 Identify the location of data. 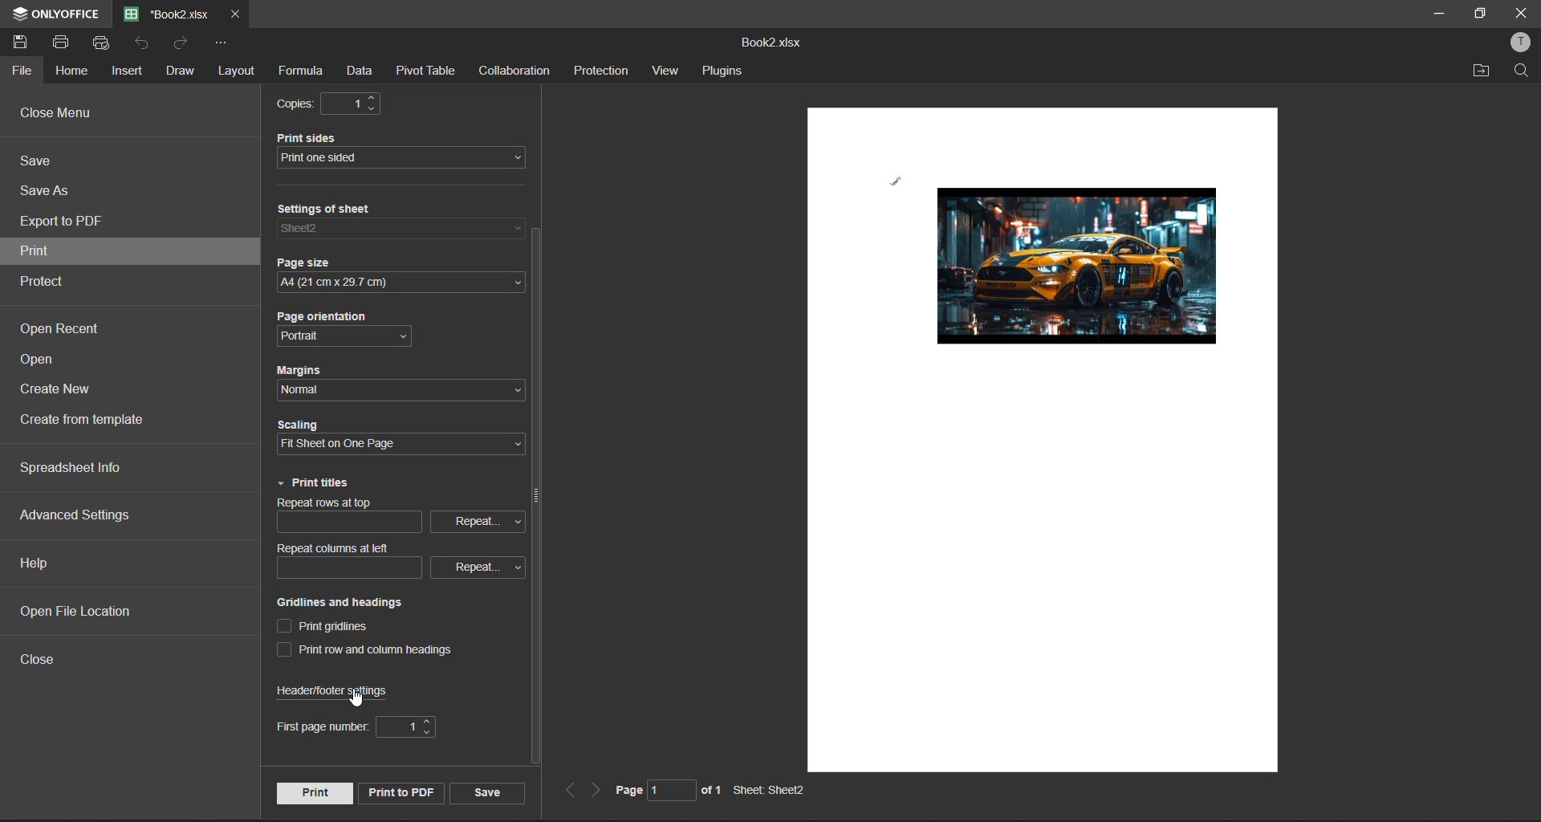
(360, 73).